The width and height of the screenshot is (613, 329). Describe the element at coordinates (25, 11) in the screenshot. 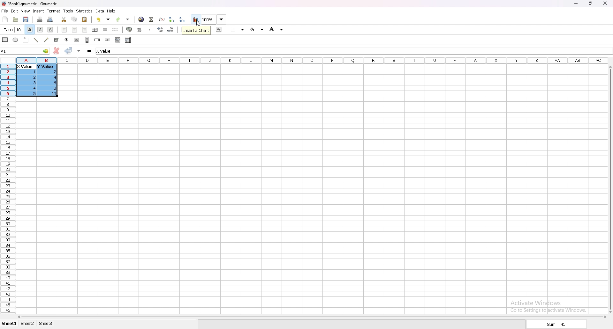

I see `view` at that location.